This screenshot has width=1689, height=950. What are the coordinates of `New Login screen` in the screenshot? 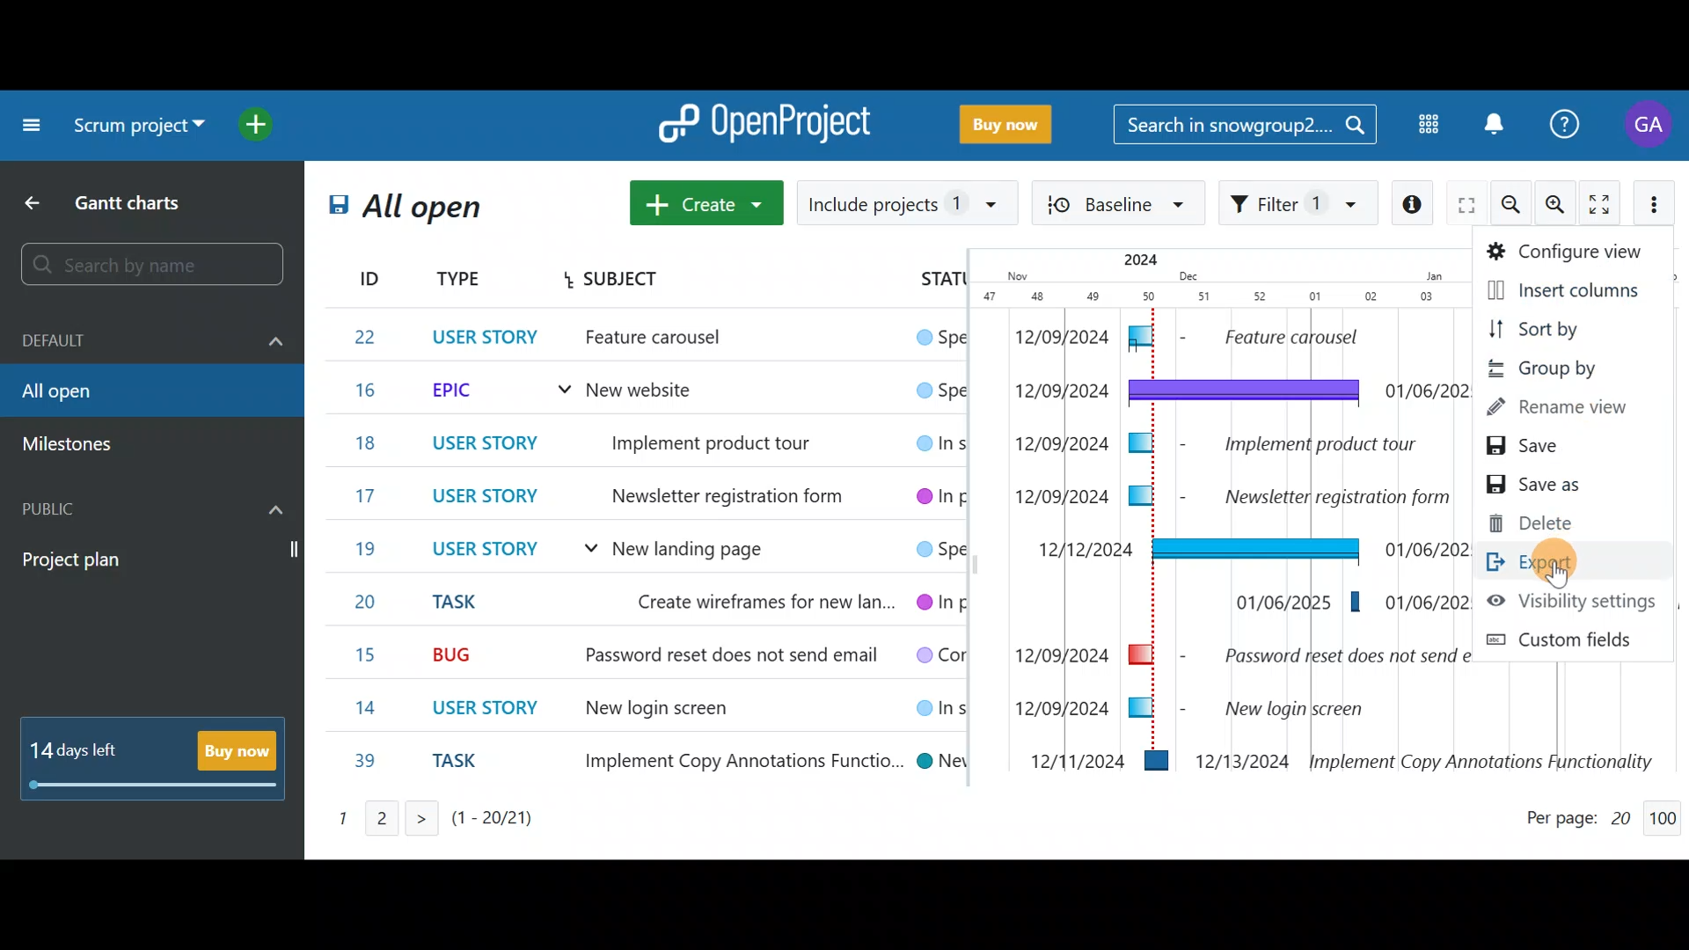 It's located at (656, 710).